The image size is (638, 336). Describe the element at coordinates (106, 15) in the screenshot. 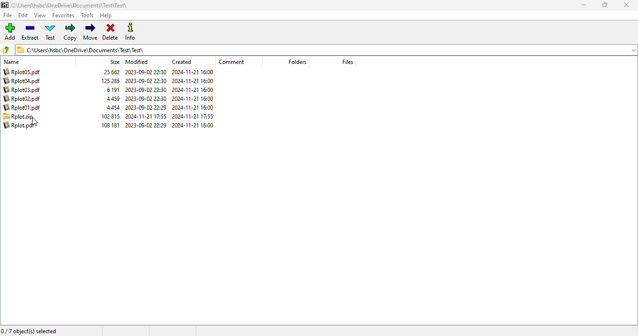

I see `help` at that location.